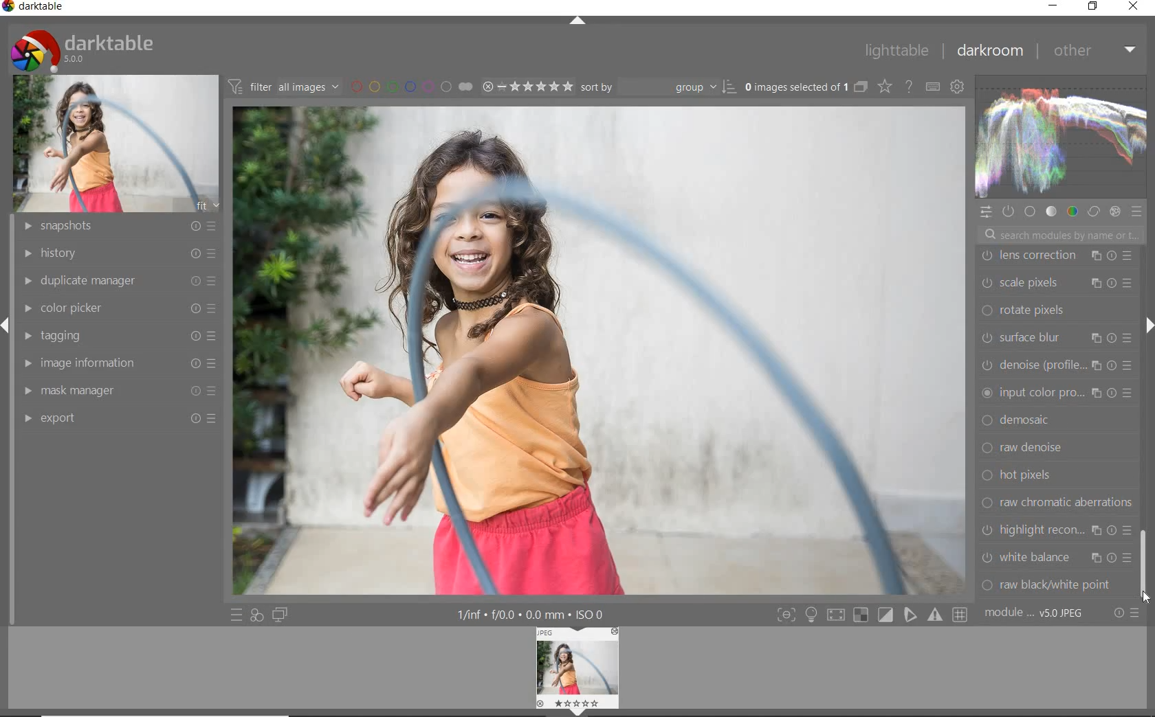 This screenshot has height=717, width=1155. What do you see at coordinates (885, 87) in the screenshot?
I see `change type for overlay` at bounding box center [885, 87].